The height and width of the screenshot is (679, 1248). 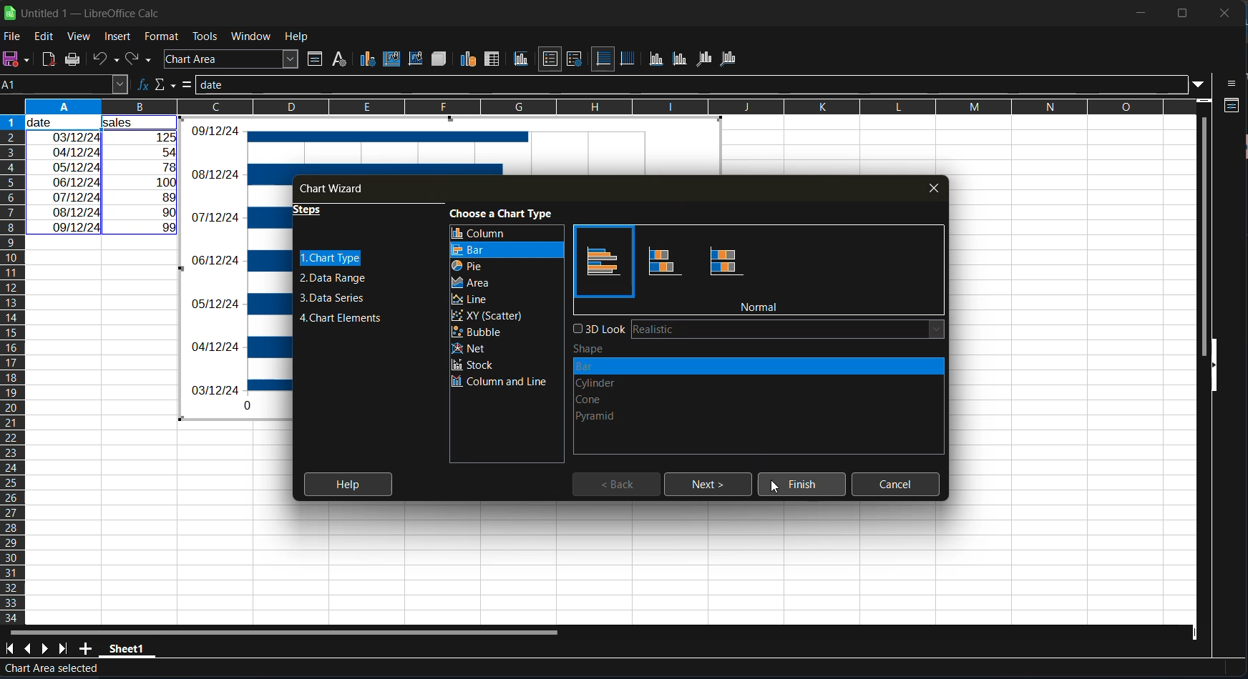 I want to click on export directly as PDF, so click(x=49, y=59).